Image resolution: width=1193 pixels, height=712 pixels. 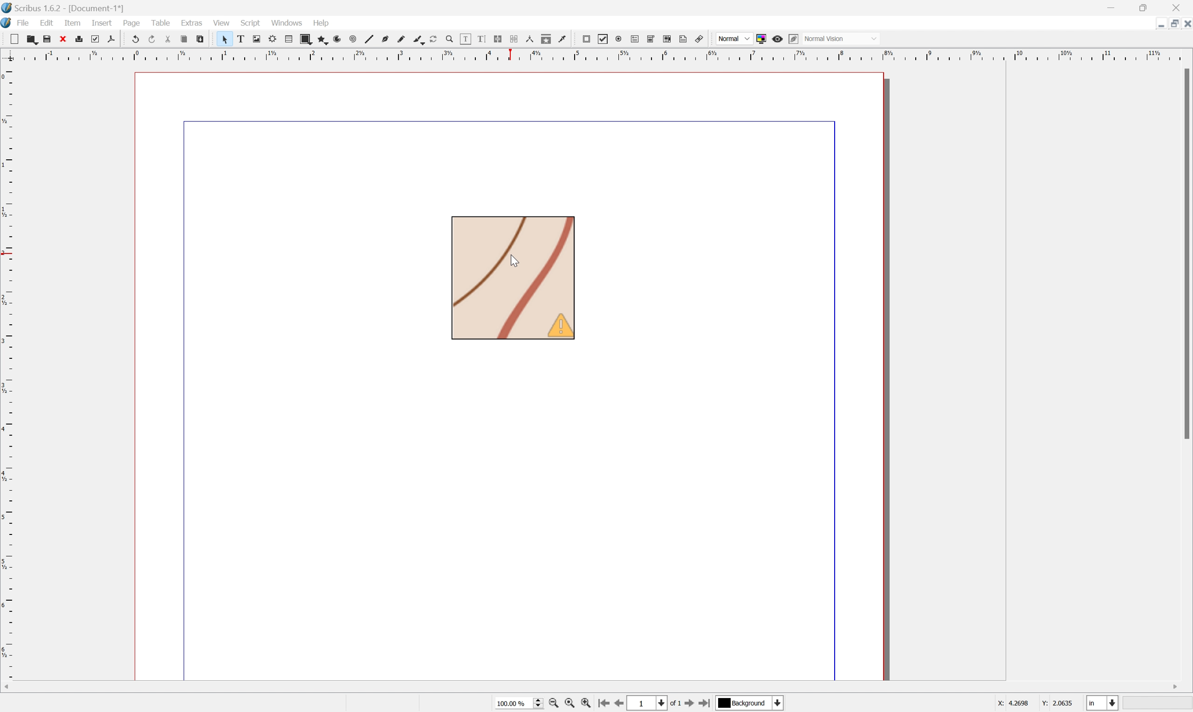 I want to click on Cut, so click(x=172, y=41).